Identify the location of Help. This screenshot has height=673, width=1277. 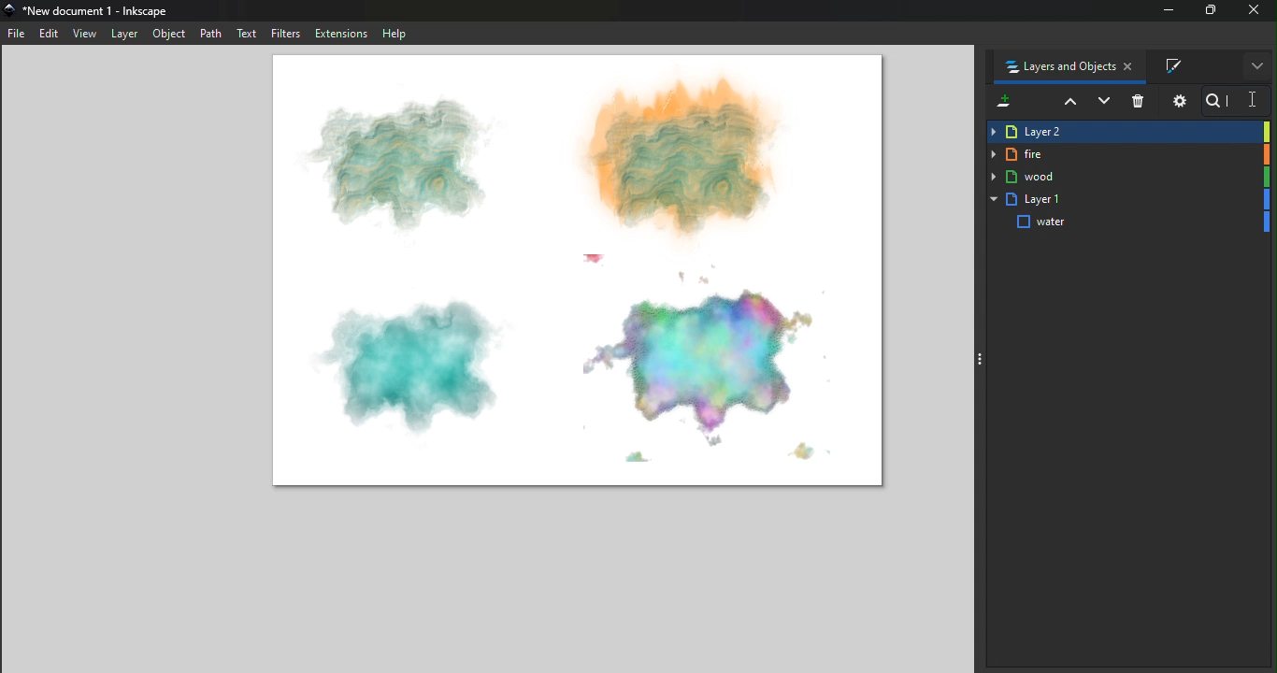
(395, 33).